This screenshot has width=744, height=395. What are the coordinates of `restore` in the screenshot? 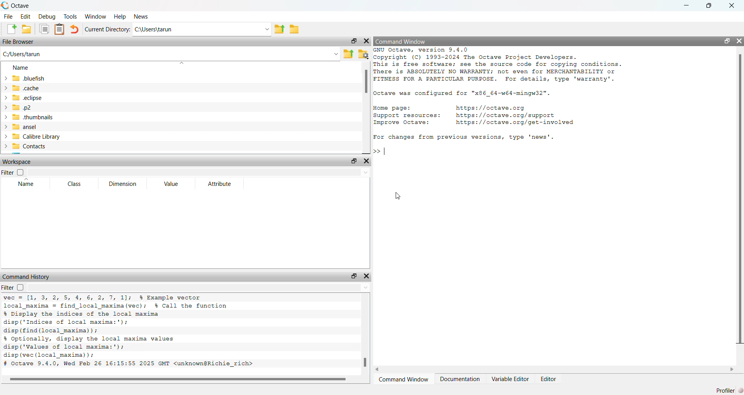 It's located at (709, 6).